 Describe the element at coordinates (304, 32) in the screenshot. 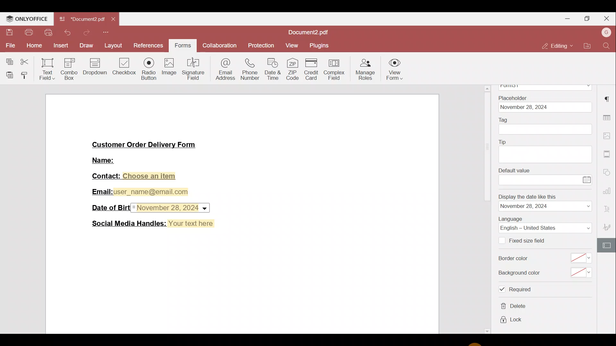

I see `Document2.pdf` at that location.